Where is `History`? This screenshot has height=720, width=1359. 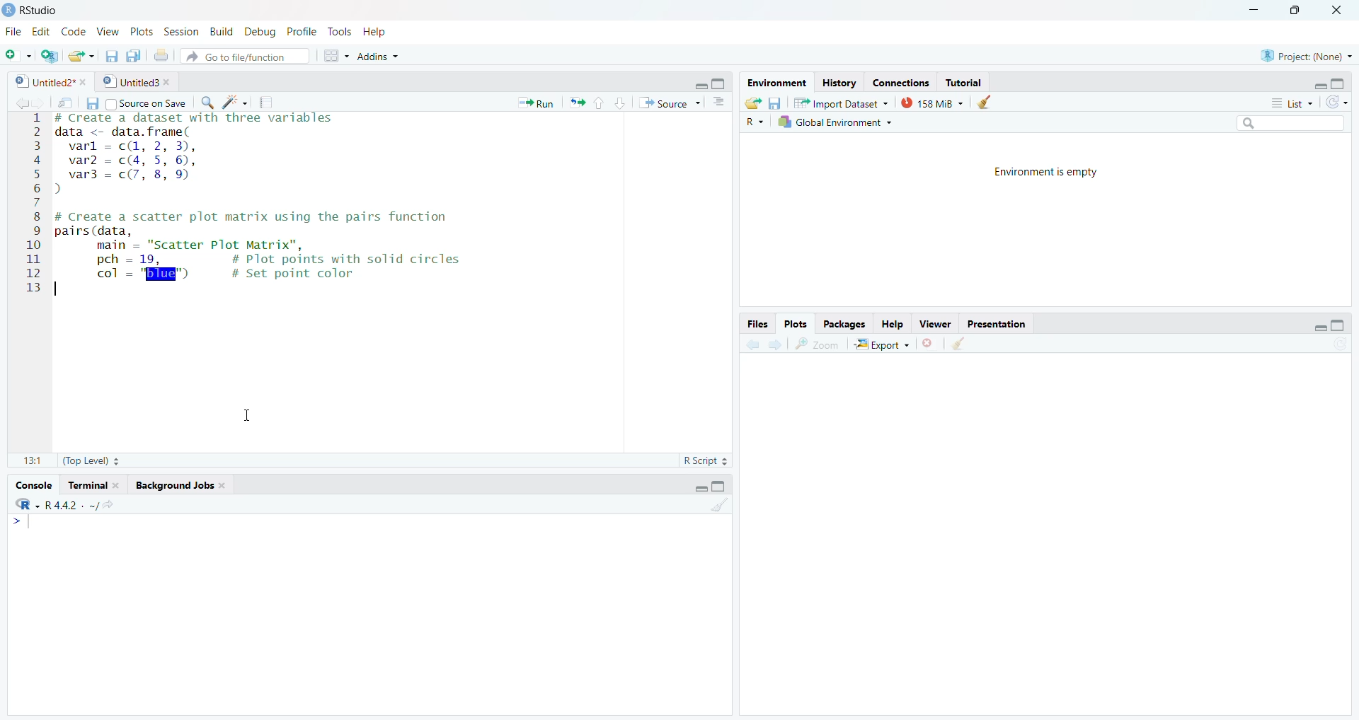 History is located at coordinates (837, 82).